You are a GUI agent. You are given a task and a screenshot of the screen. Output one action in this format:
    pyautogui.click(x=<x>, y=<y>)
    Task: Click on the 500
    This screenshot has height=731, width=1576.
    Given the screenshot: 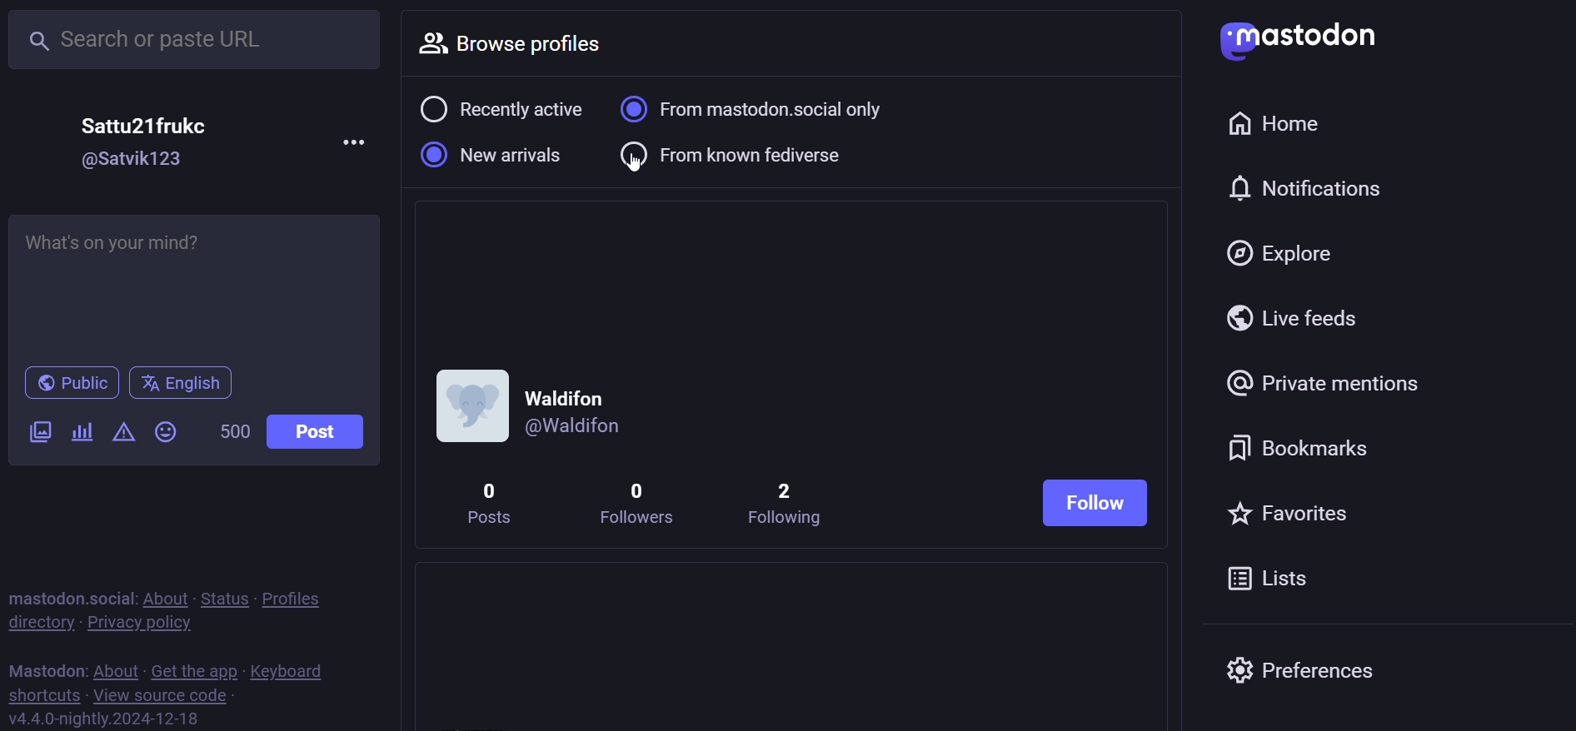 What is the action you would take?
    pyautogui.click(x=233, y=430)
    